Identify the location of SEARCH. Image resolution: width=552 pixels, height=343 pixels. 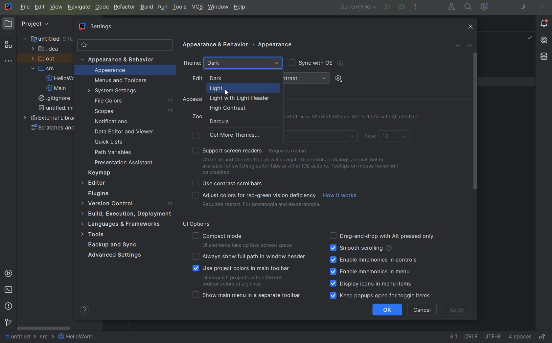
(469, 7).